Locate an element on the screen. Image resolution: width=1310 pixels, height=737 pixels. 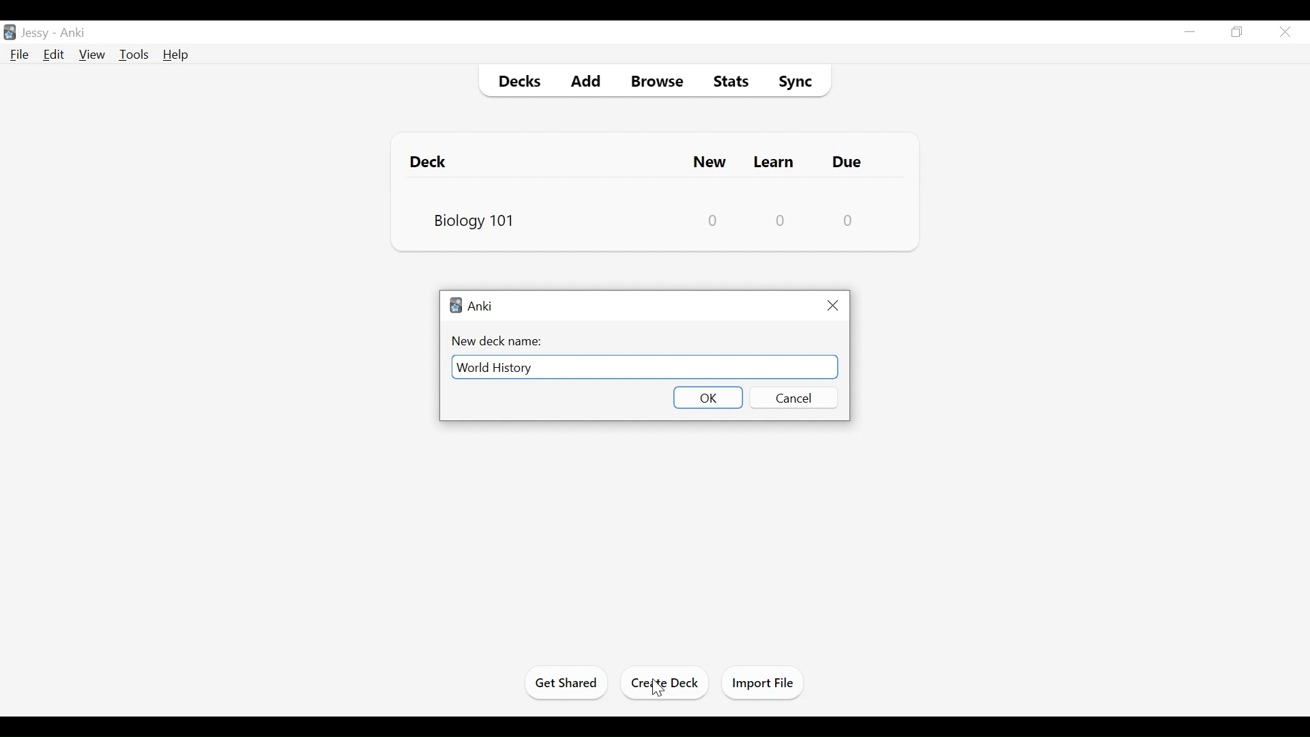
OK is located at coordinates (708, 398).